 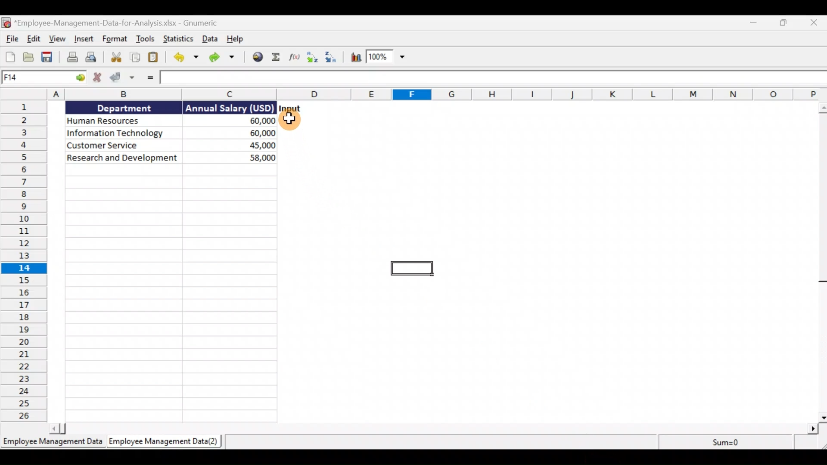 I want to click on Cursor, so click(x=290, y=120).